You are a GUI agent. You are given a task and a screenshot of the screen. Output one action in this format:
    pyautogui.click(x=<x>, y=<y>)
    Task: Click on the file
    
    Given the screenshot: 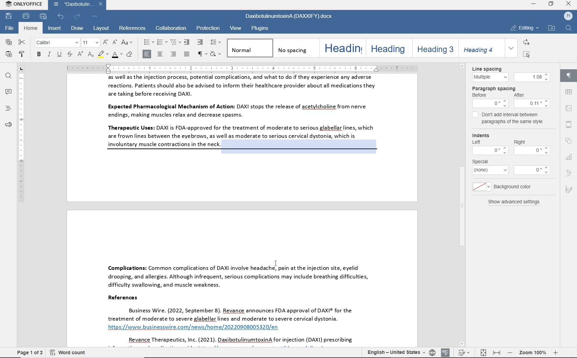 What is the action you would take?
    pyautogui.click(x=10, y=28)
    